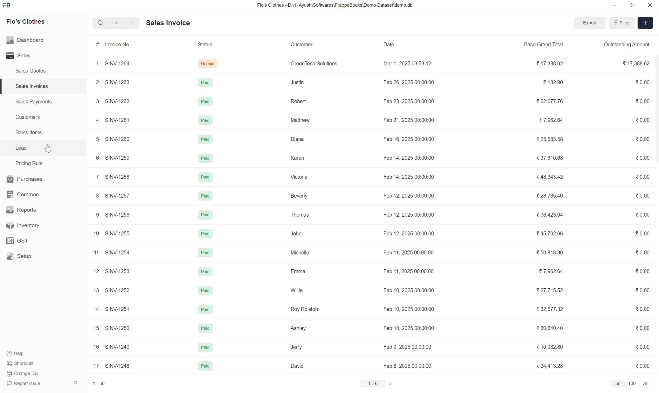 The image size is (659, 393). I want to click on GreenTech Solutions, so click(312, 62).